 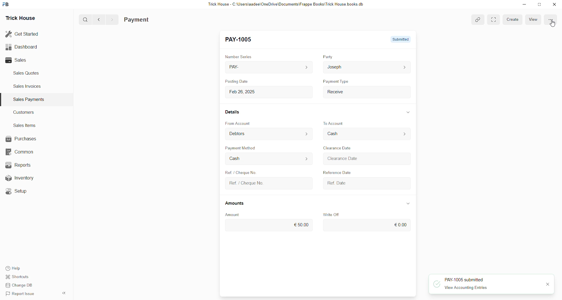 I want to click on Name, so click(x=308, y=270).